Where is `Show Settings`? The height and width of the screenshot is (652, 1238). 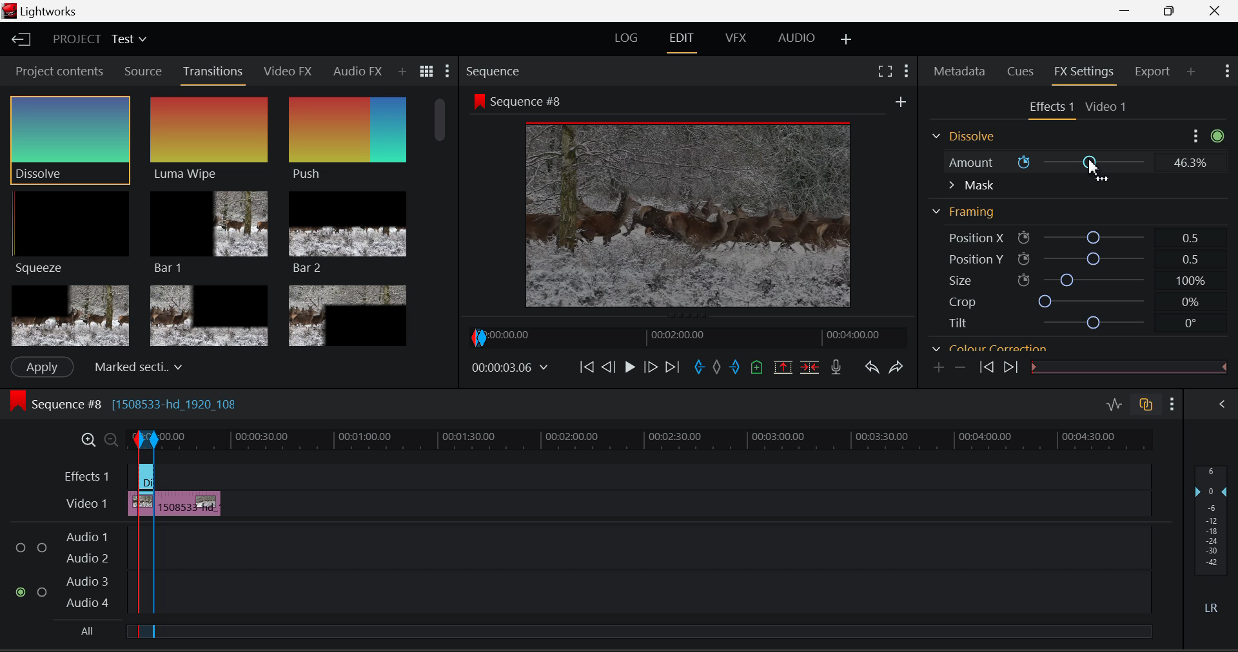 Show Settings is located at coordinates (1228, 72).